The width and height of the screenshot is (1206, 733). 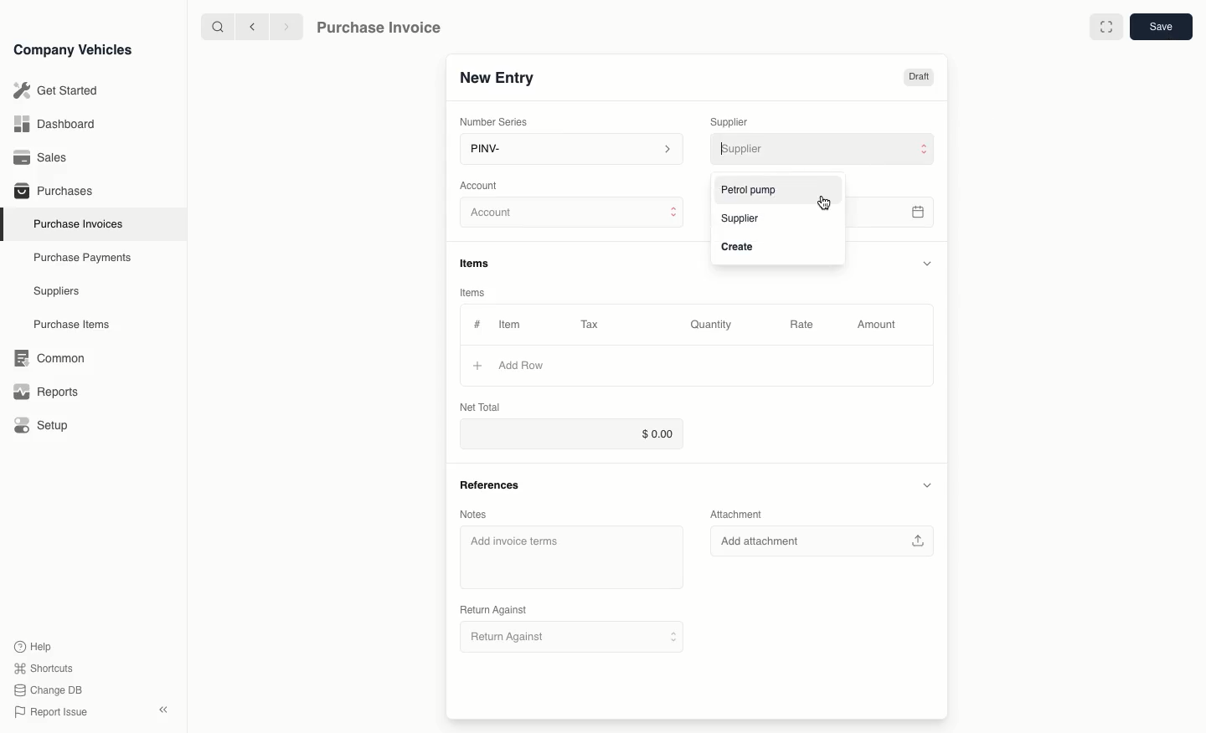 What do you see at coordinates (477, 264) in the screenshot?
I see `items` at bounding box center [477, 264].